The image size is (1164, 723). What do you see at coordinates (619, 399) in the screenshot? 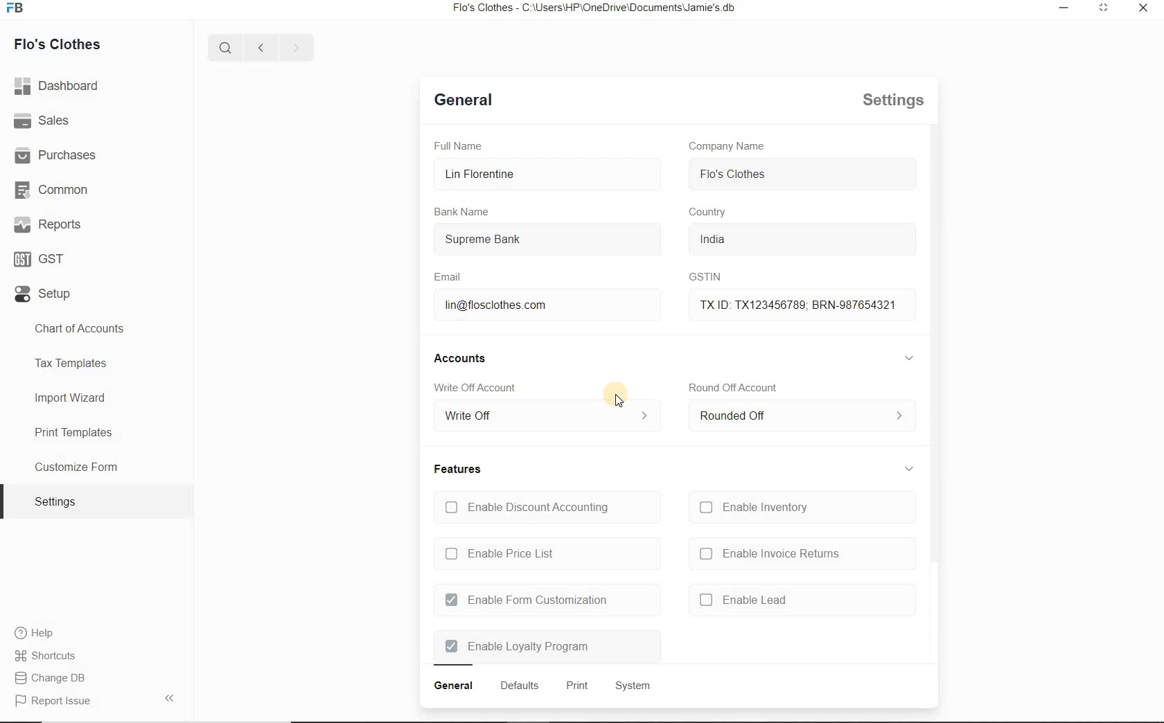
I see `Cursor` at bounding box center [619, 399].